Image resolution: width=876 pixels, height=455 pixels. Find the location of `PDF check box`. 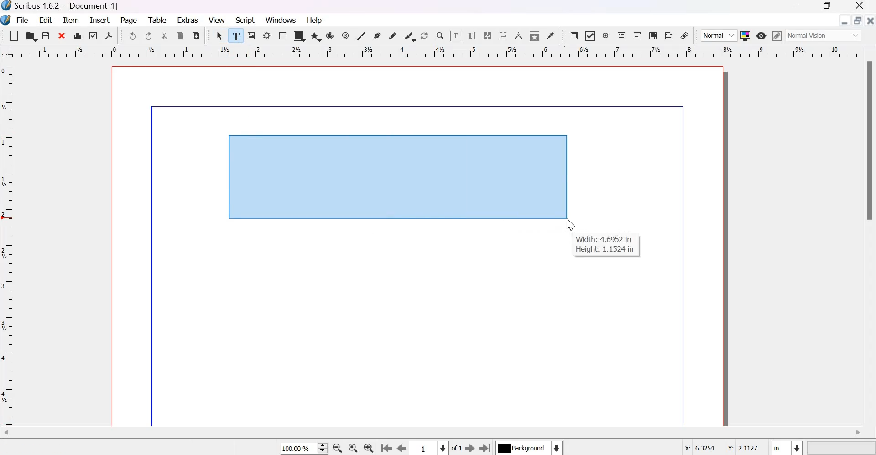

PDF check box is located at coordinates (589, 36).